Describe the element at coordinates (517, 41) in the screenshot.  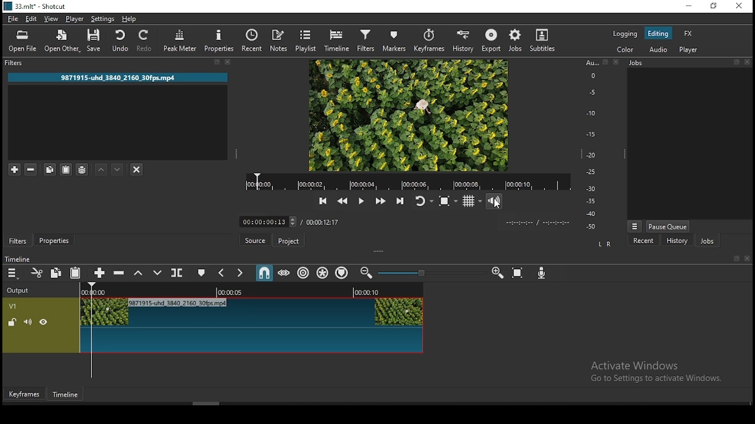
I see `jobs` at that location.